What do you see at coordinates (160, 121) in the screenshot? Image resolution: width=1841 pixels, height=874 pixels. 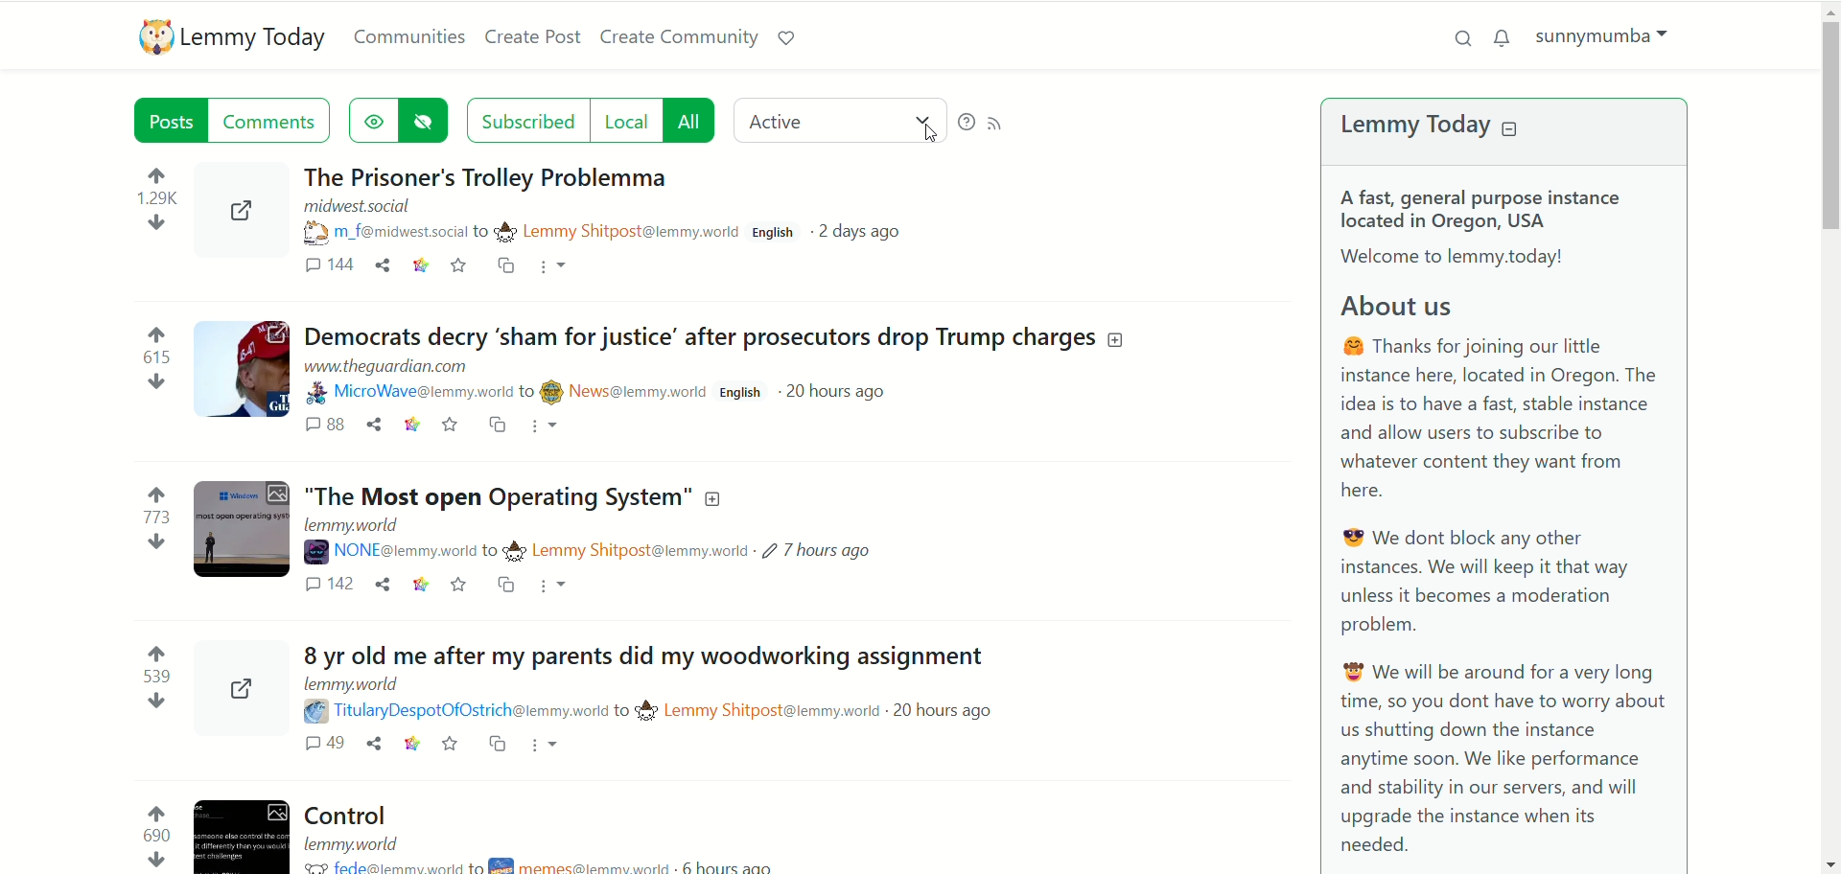 I see `posts` at bounding box center [160, 121].